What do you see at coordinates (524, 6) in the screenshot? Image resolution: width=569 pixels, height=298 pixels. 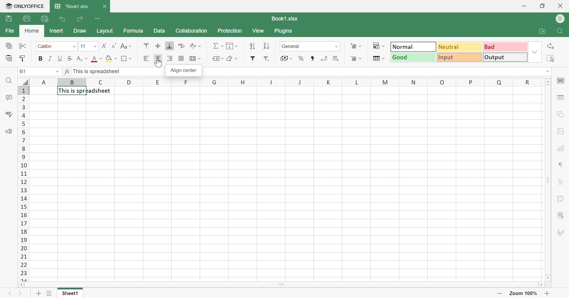 I see `Minimize` at bounding box center [524, 6].